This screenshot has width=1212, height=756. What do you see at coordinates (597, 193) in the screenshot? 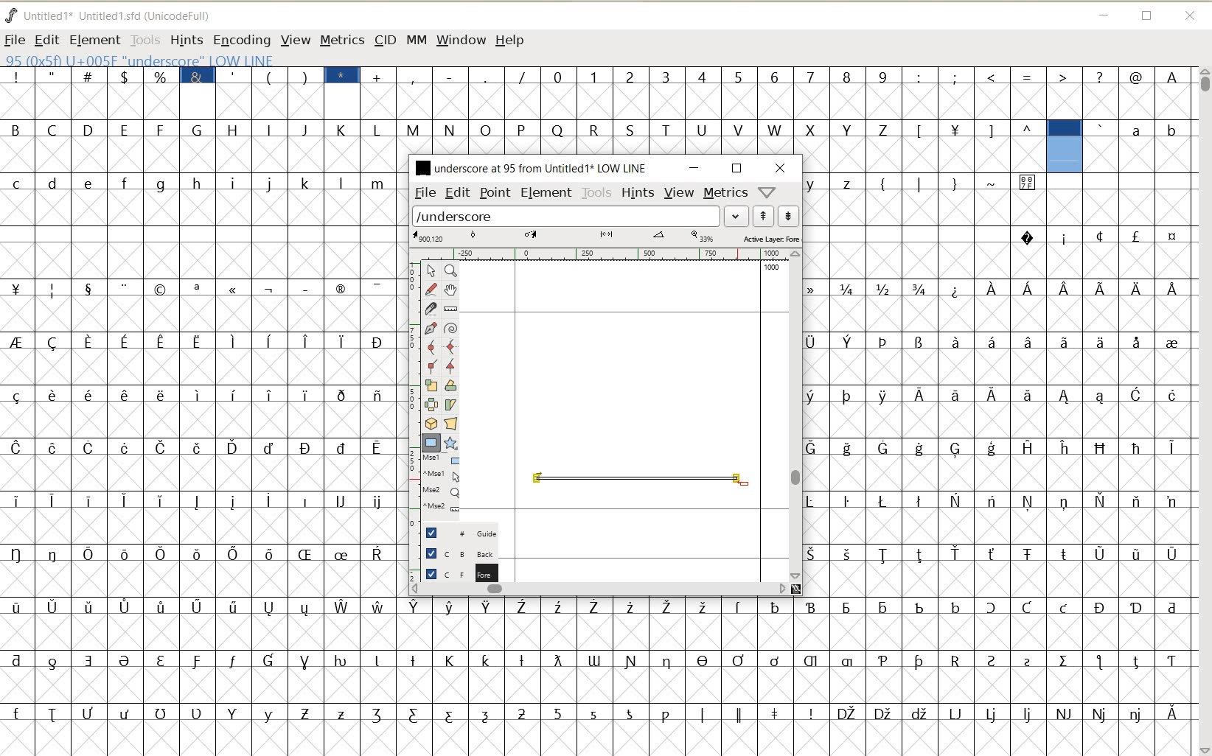
I see `TOOLS` at bounding box center [597, 193].